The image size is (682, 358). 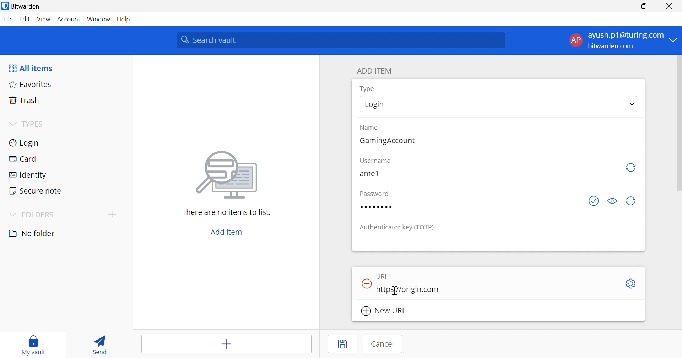 What do you see at coordinates (395, 291) in the screenshot?
I see `Cursor` at bounding box center [395, 291].